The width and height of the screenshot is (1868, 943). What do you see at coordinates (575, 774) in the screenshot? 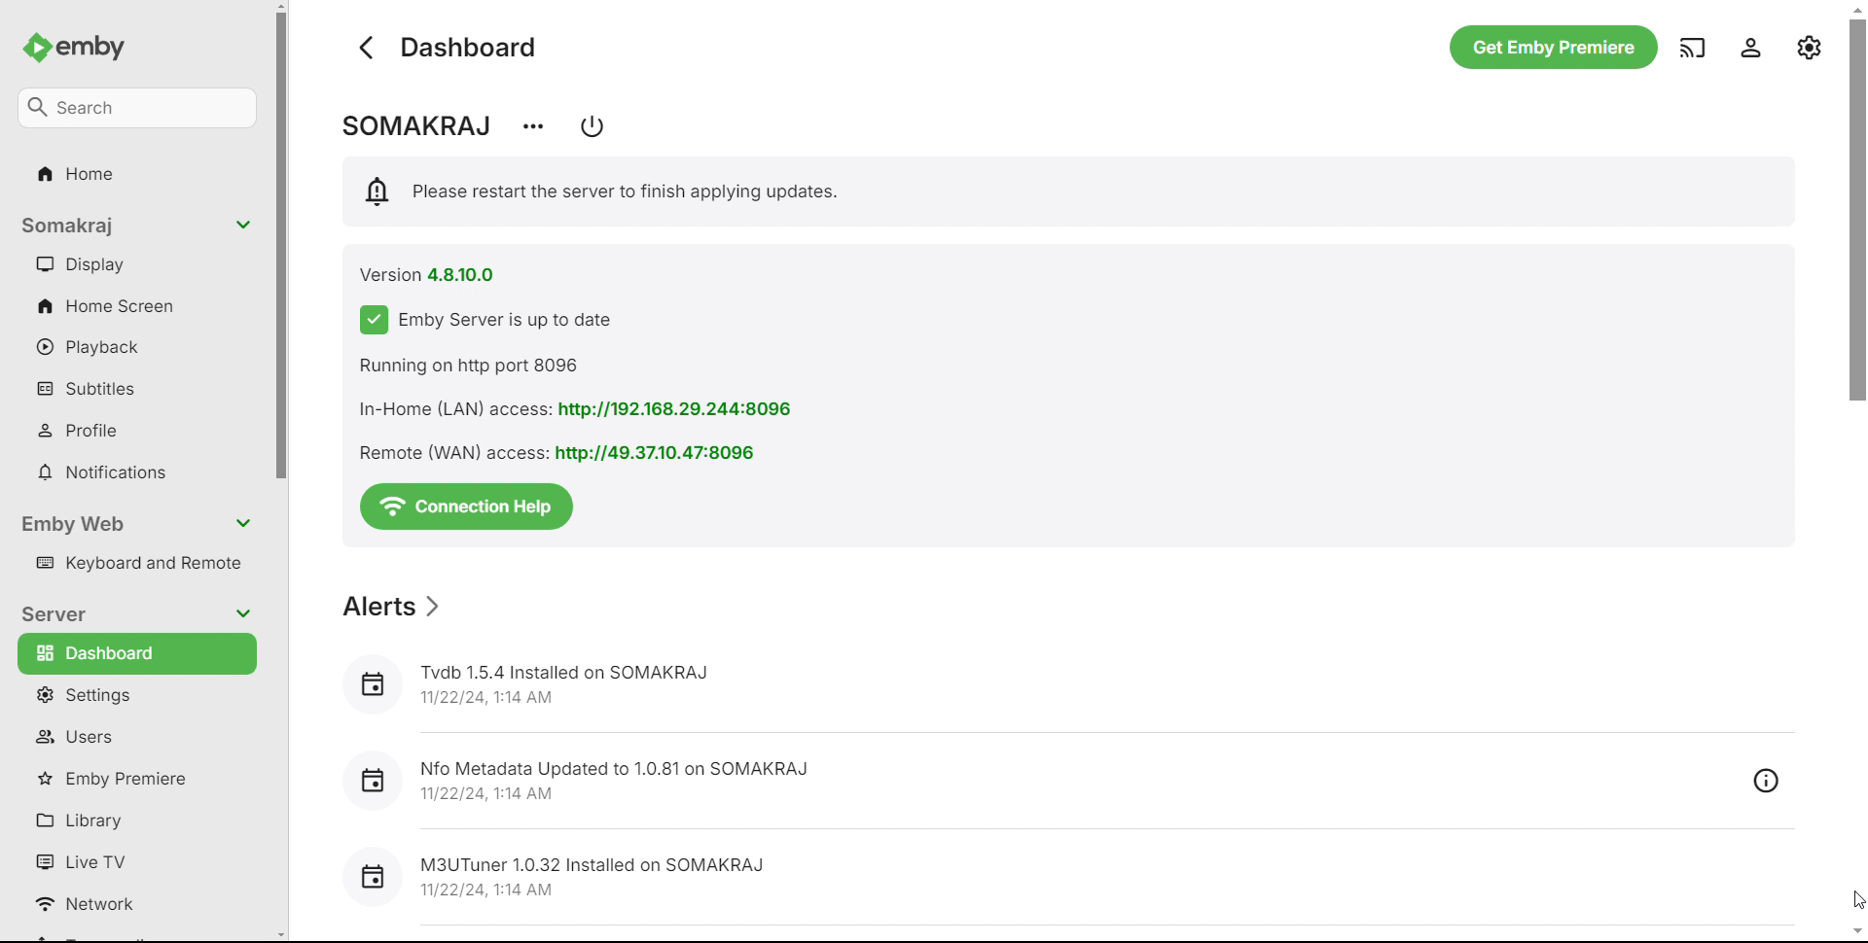
I see `& Nfo Metadata Updated to 1.0.81 on SOMAKRAJ
11/22/24, 1:14 AM` at bounding box center [575, 774].